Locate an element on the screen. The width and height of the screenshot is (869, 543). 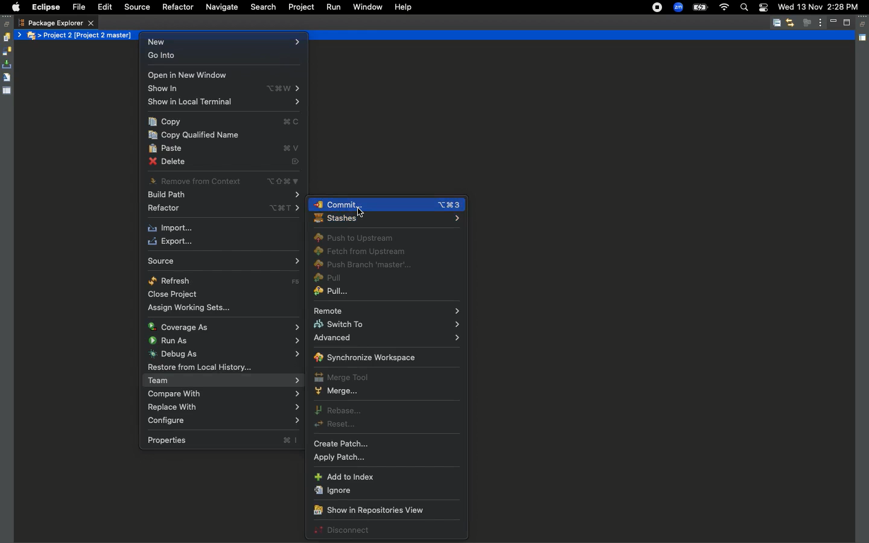
Search is located at coordinates (743, 8).